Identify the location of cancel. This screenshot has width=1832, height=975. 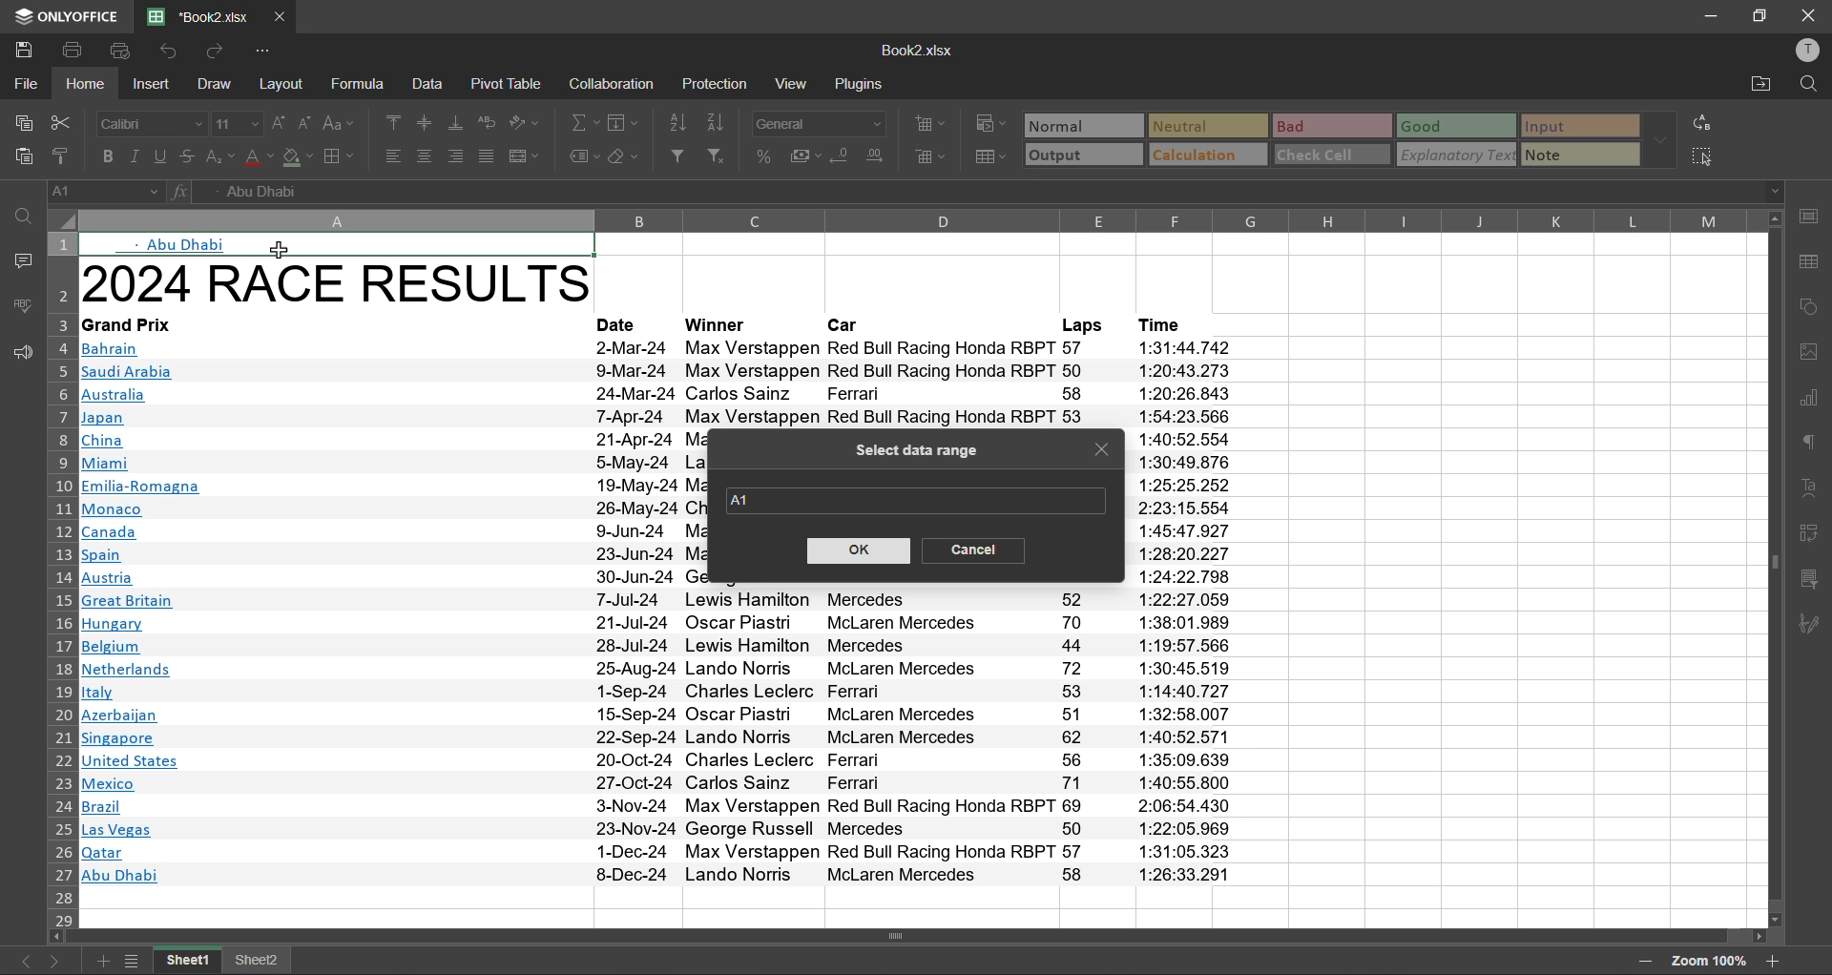
(976, 551).